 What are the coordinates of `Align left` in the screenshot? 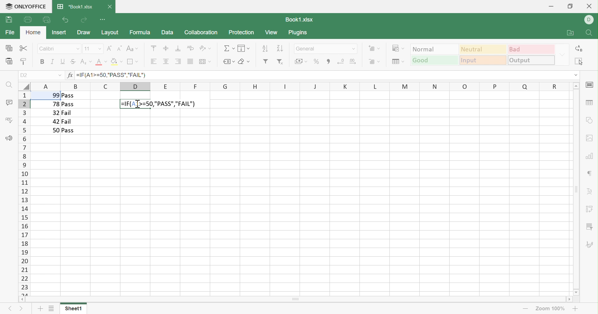 It's located at (153, 62).